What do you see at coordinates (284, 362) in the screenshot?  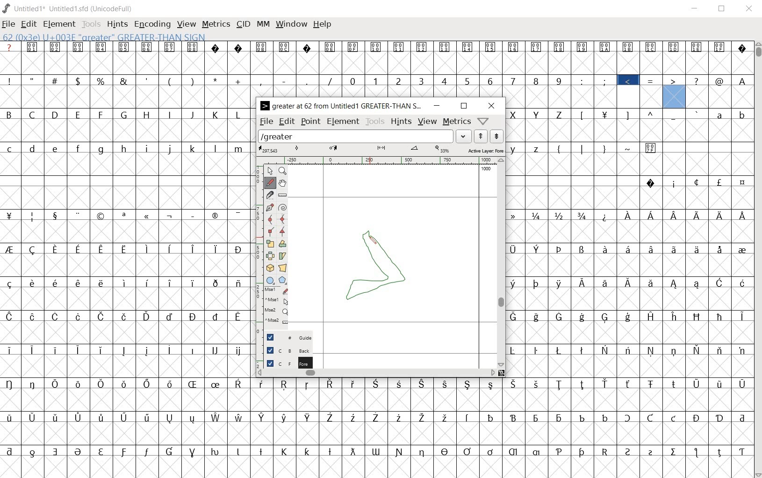 I see `foreground` at bounding box center [284, 362].